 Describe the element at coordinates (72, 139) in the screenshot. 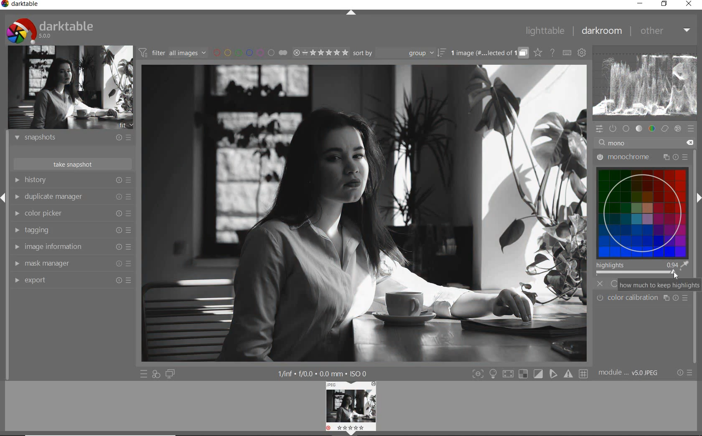

I see `snapshots` at that location.